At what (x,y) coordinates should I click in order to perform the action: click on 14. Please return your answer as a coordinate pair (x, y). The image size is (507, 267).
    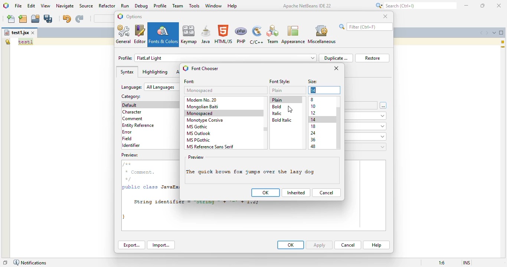
    Looking at the image, I should click on (314, 120).